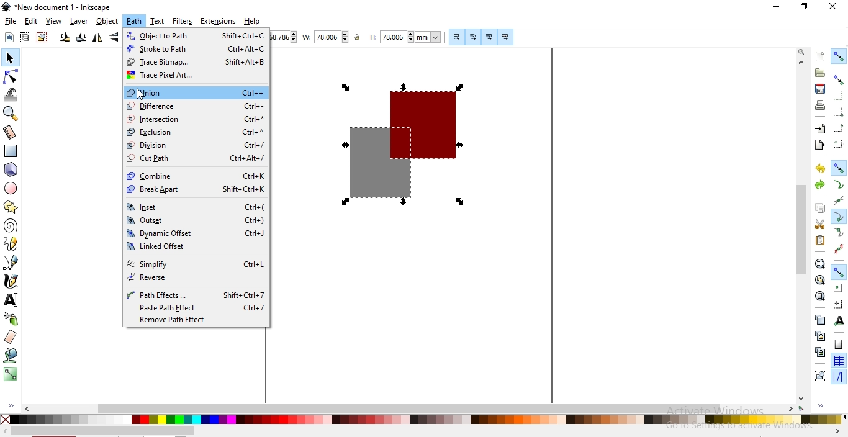 This screenshot has height=437, width=848. I want to click on create bezier curve and straight lines, so click(11, 262).